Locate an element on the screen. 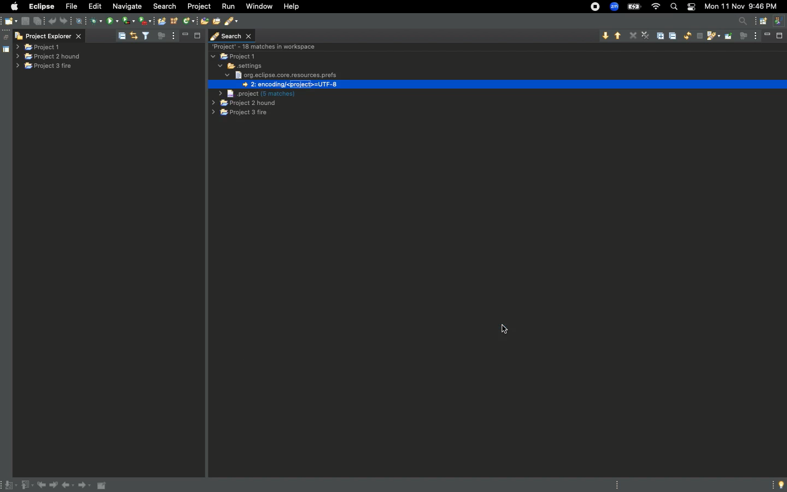  Window is located at coordinates (260, 7).